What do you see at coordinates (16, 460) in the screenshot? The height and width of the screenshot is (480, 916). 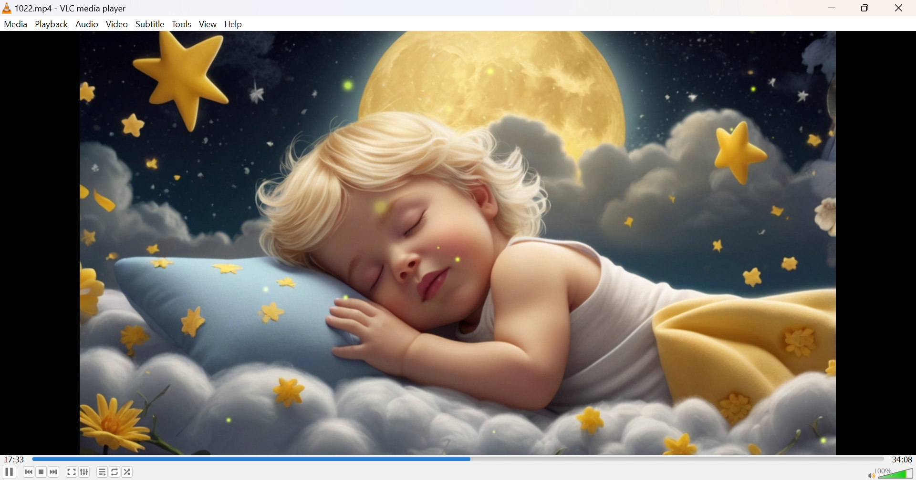 I see `17:33` at bounding box center [16, 460].